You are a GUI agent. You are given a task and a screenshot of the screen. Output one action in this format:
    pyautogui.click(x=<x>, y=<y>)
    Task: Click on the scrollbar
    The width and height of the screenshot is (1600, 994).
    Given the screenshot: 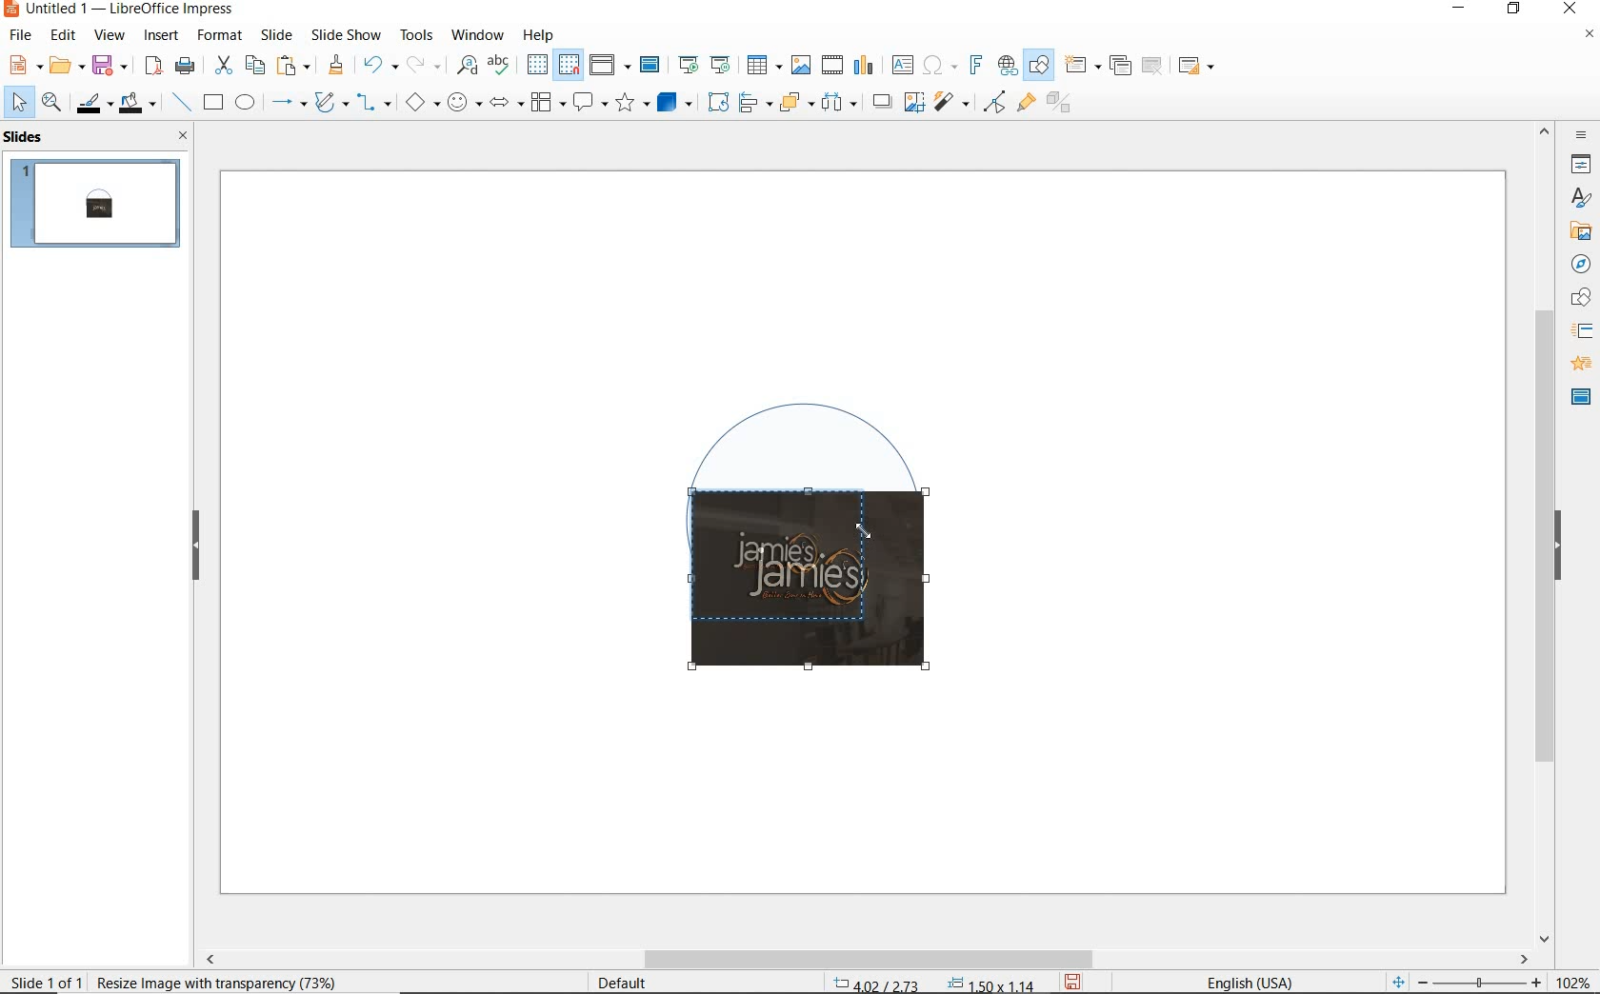 What is the action you would take?
    pyautogui.click(x=865, y=959)
    